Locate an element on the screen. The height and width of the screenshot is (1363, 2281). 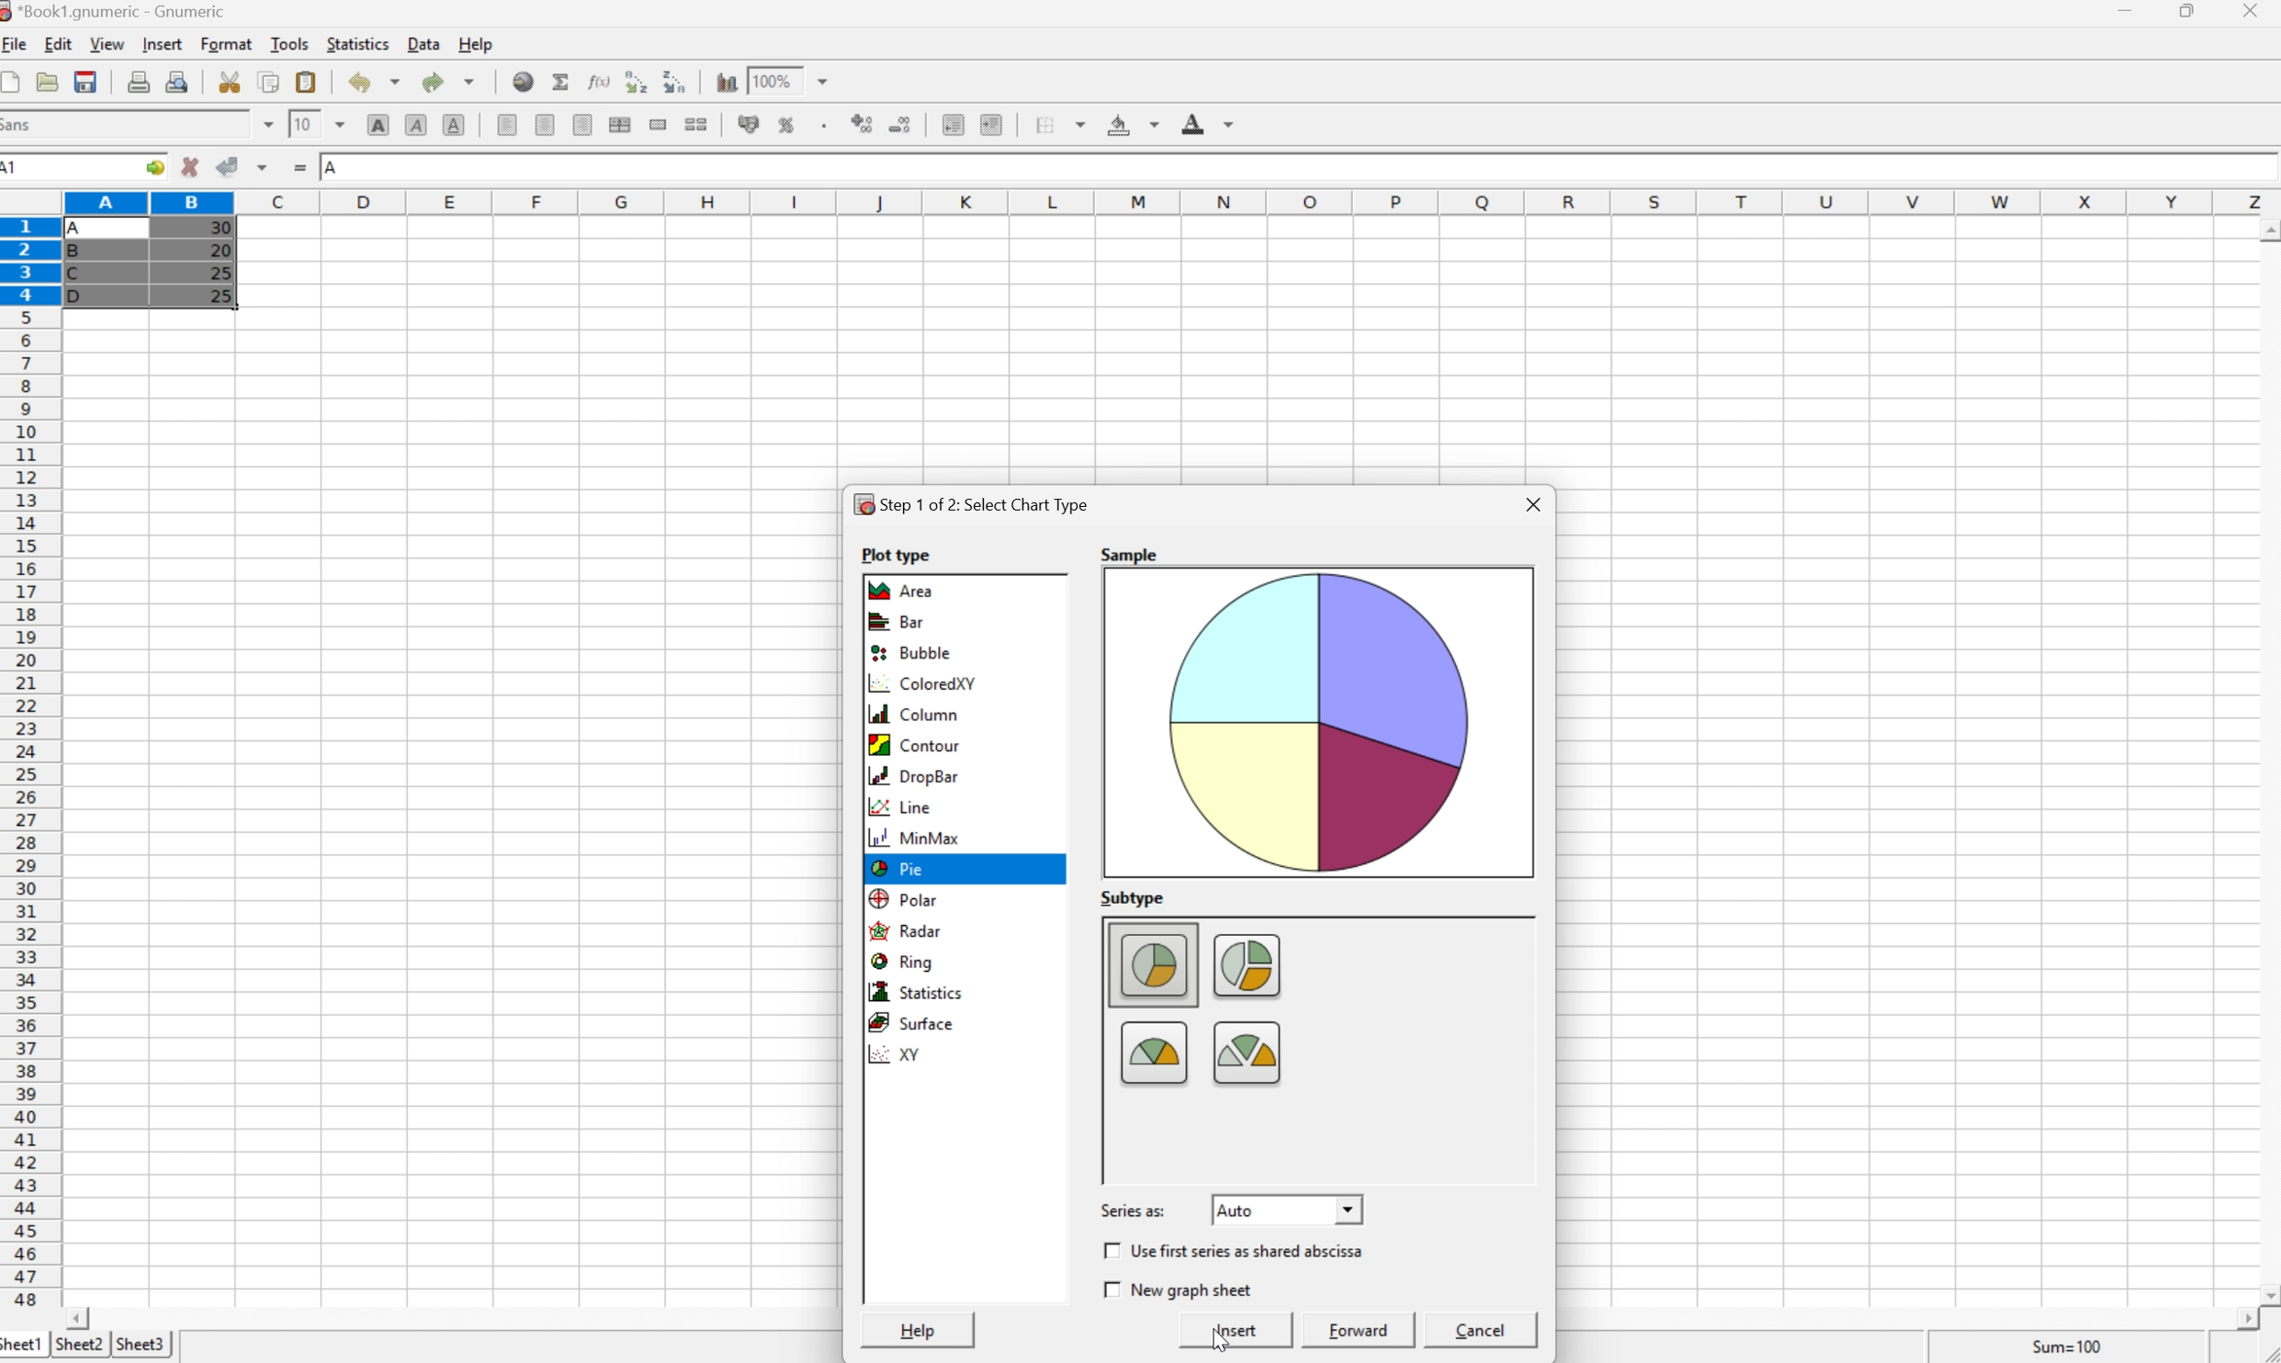
Bold is located at coordinates (378, 125).